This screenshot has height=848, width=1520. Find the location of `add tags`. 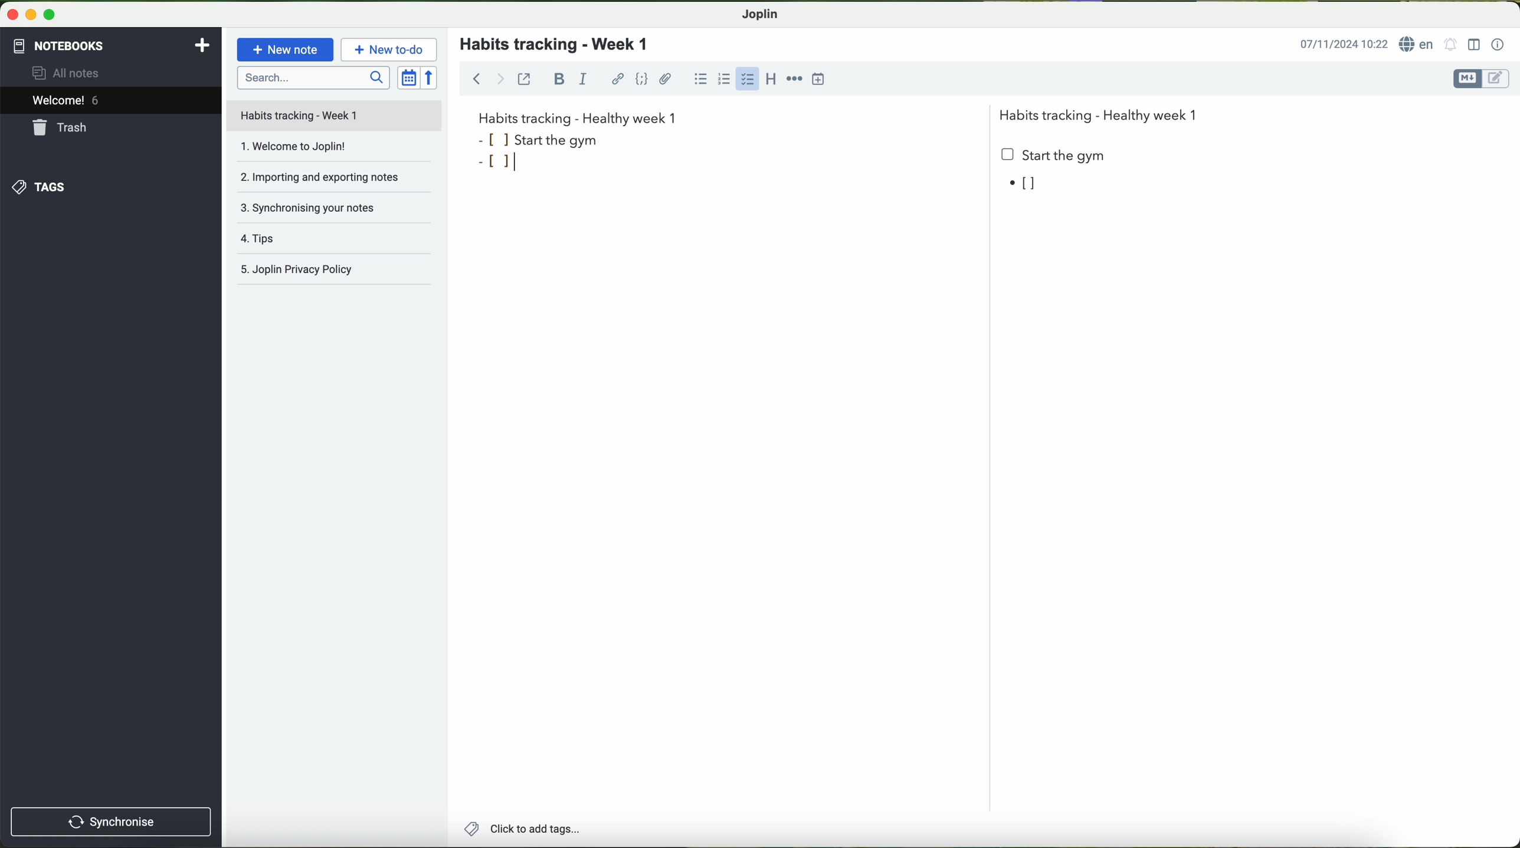

add tags is located at coordinates (519, 830).